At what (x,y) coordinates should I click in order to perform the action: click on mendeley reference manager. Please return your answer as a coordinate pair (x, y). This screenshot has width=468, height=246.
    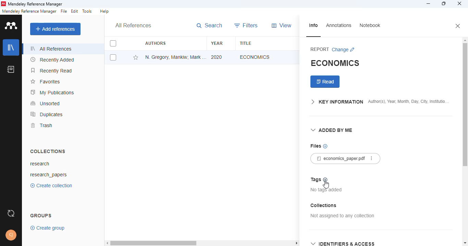
    Looking at the image, I should click on (29, 11).